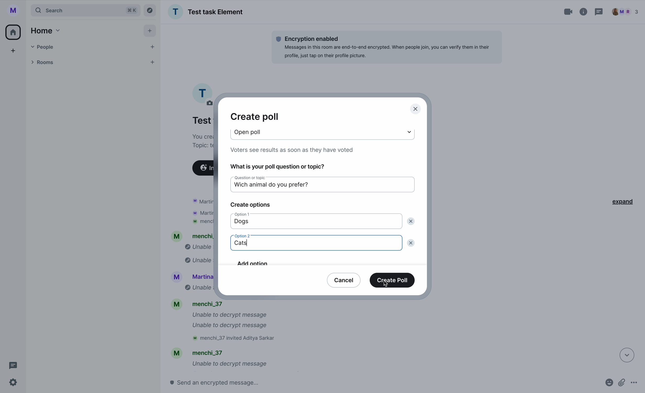 The height and width of the screenshot is (393, 645). What do you see at coordinates (151, 10) in the screenshot?
I see `explore` at bounding box center [151, 10].